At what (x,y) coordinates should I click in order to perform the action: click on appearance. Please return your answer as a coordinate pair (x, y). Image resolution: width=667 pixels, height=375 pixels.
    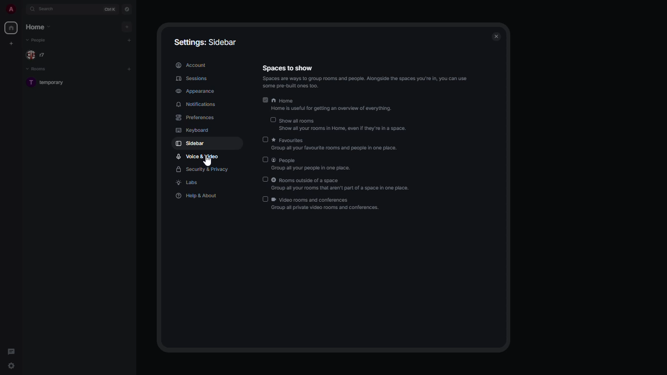
    Looking at the image, I should click on (197, 91).